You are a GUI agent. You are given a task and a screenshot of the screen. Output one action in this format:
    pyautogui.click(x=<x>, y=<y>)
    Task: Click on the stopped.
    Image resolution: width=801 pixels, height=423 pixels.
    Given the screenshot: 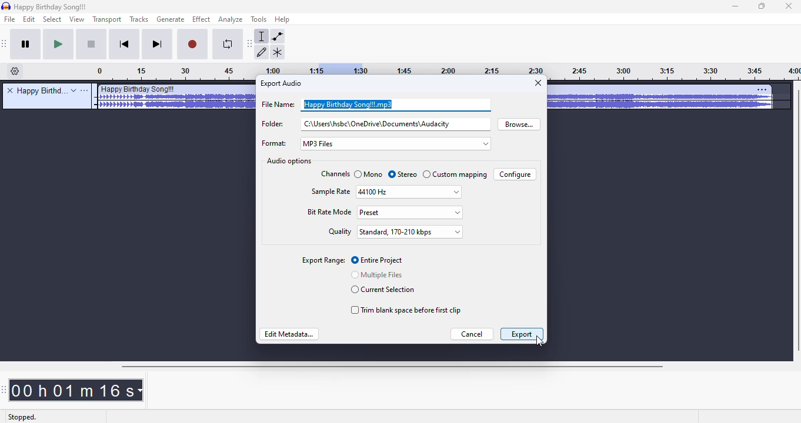 What is the action you would take?
    pyautogui.click(x=22, y=418)
    